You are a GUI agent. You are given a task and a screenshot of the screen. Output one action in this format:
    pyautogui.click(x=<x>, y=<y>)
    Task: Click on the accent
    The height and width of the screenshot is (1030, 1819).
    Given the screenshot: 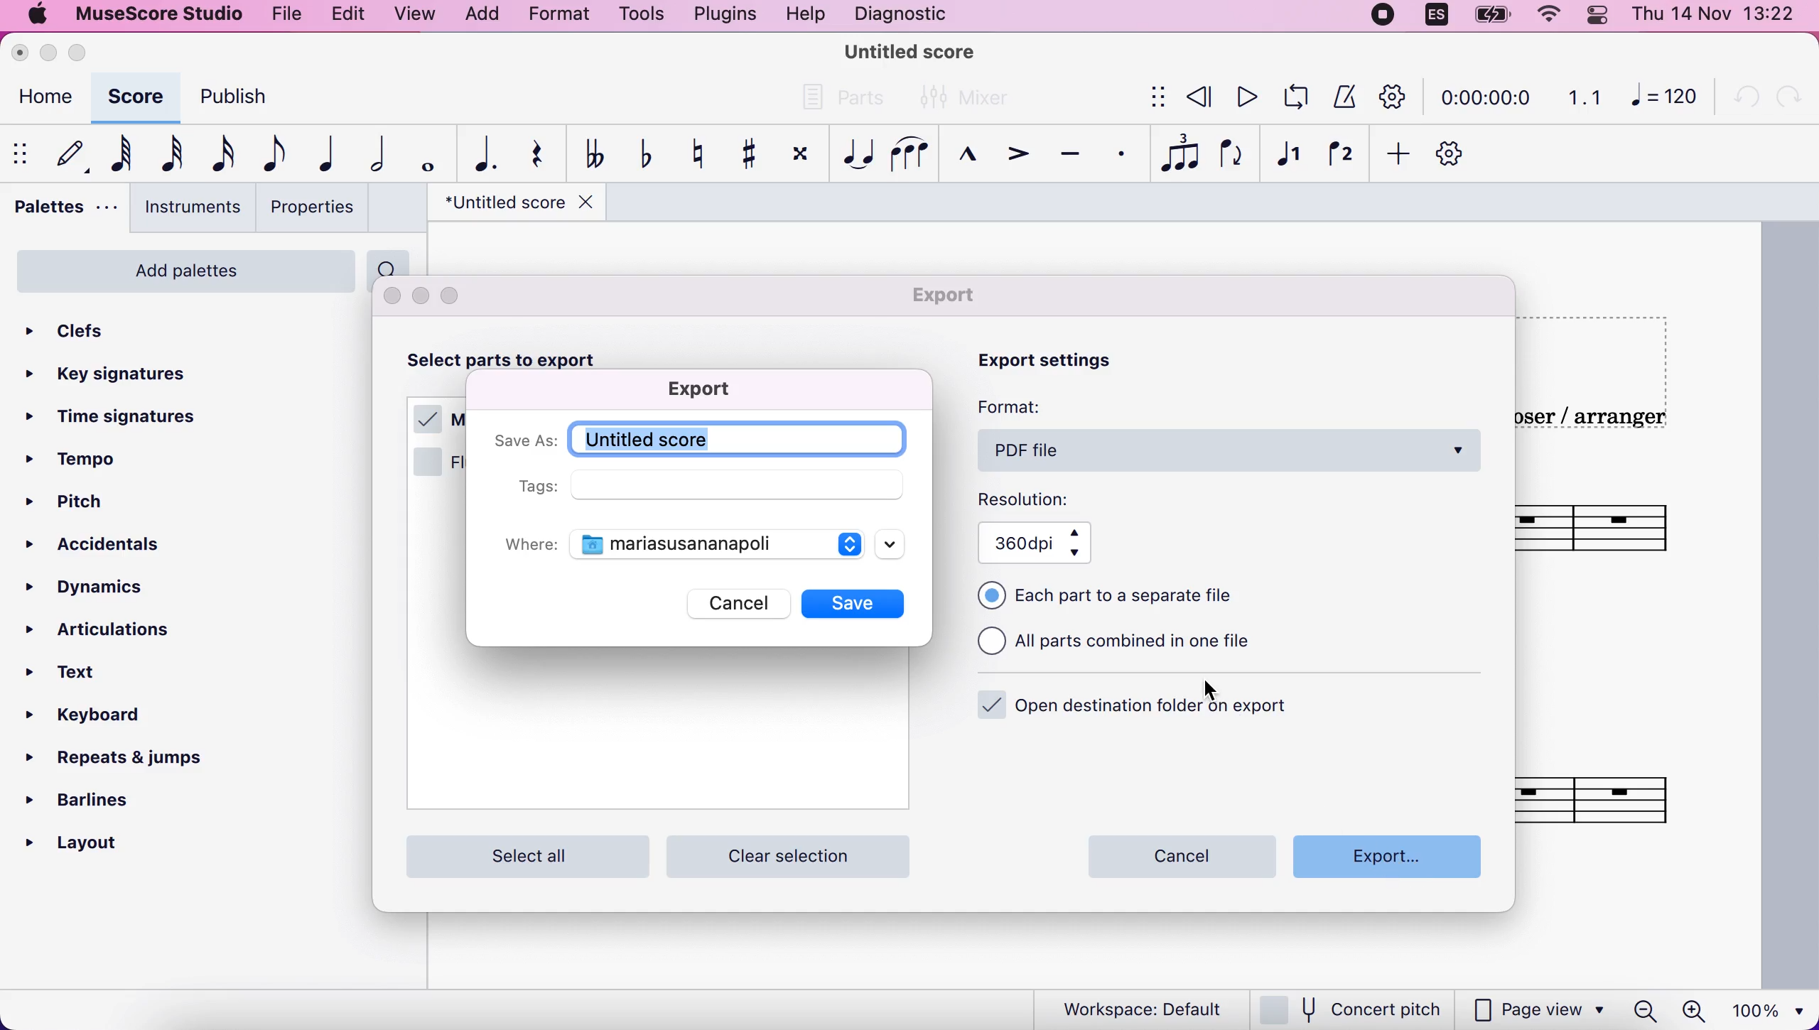 What is the action you would take?
    pyautogui.click(x=1013, y=157)
    